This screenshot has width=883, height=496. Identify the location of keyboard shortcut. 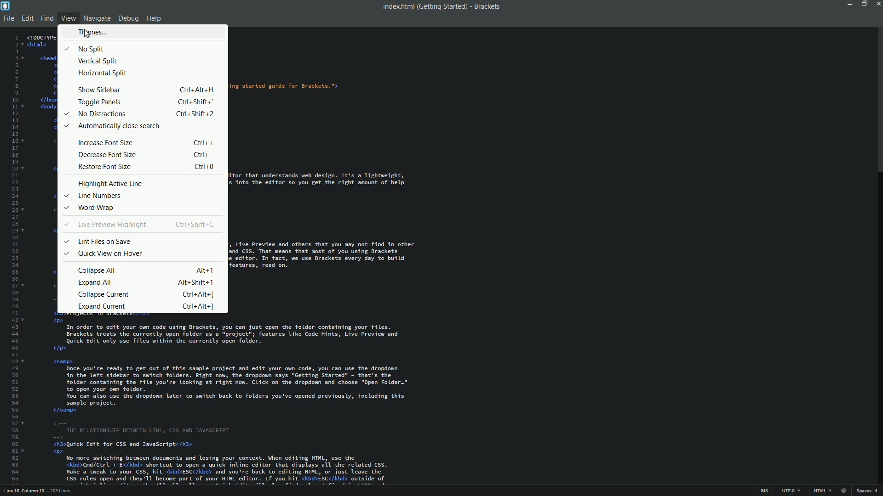
(198, 294).